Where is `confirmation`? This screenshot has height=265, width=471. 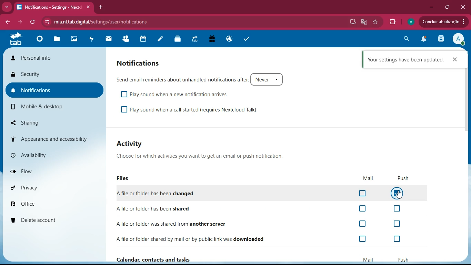 confirmation is located at coordinates (405, 60).